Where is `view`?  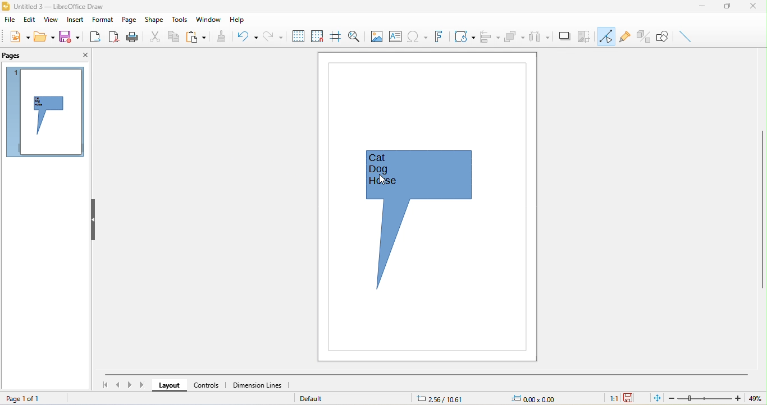 view is located at coordinates (51, 21).